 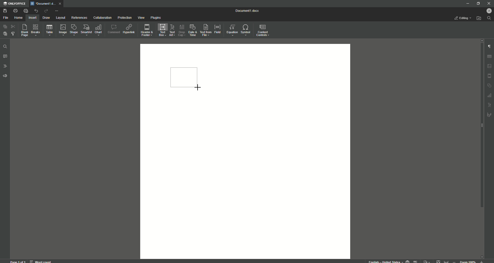 I want to click on Insert, so click(x=32, y=17).